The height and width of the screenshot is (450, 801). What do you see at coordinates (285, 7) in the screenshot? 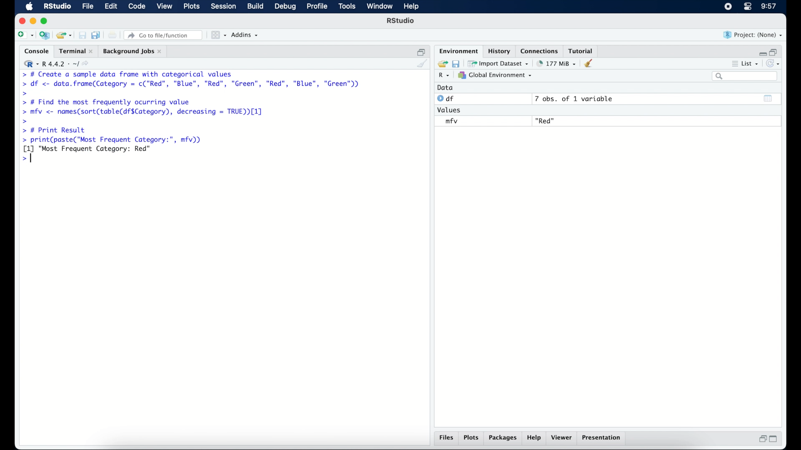
I see `debug` at bounding box center [285, 7].